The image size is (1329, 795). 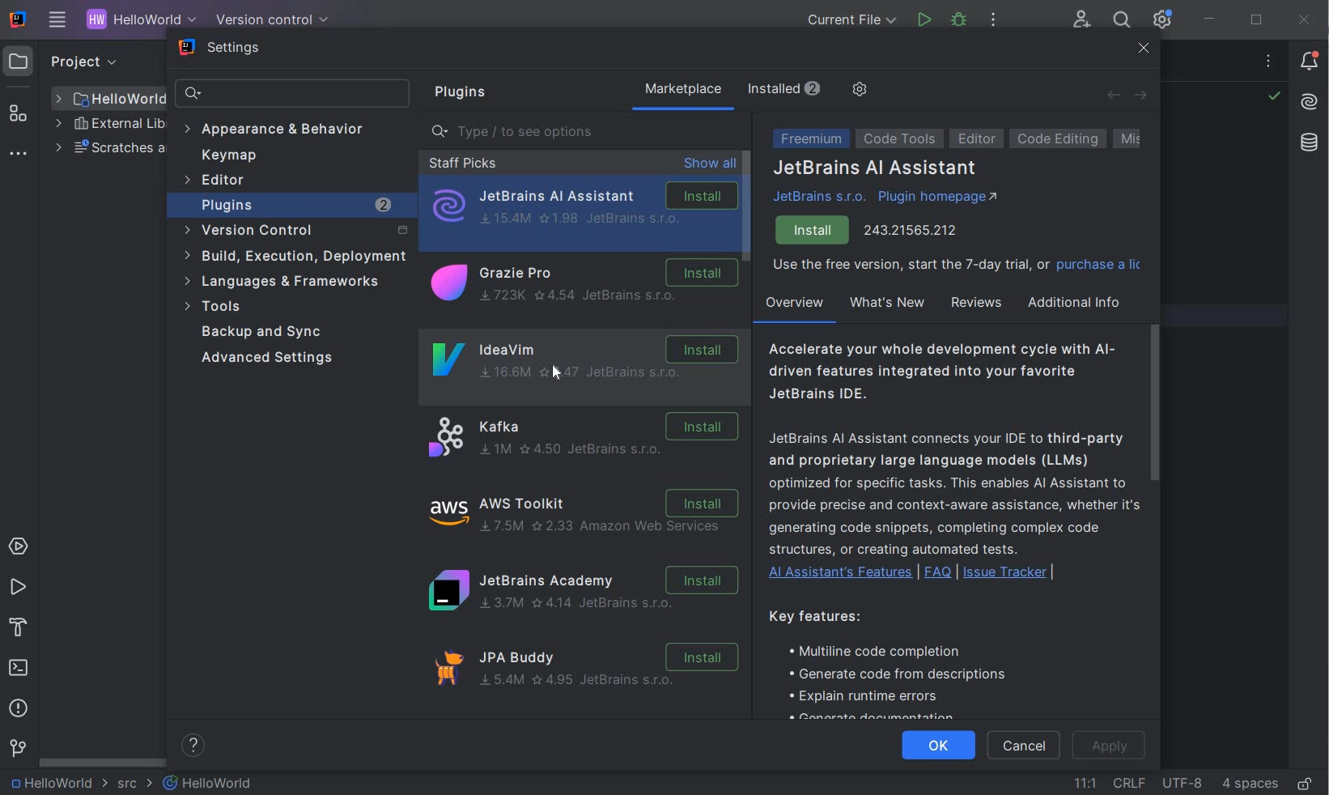 I want to click on plugin homepage, so click(x=938, y=199).